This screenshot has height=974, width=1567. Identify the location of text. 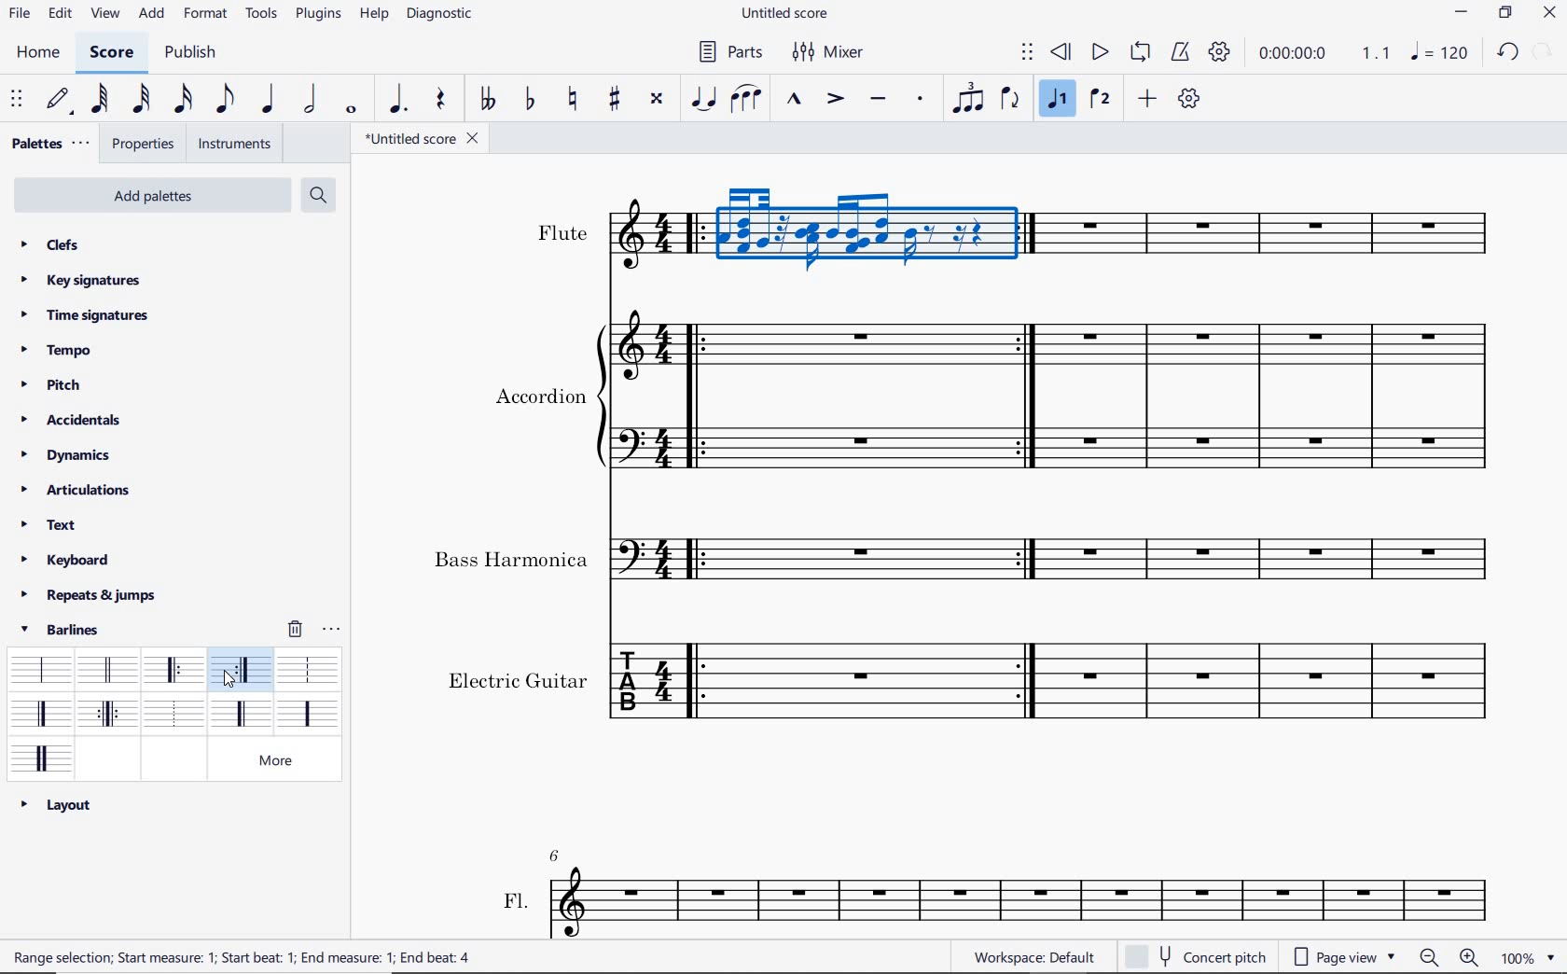
(562, 232).